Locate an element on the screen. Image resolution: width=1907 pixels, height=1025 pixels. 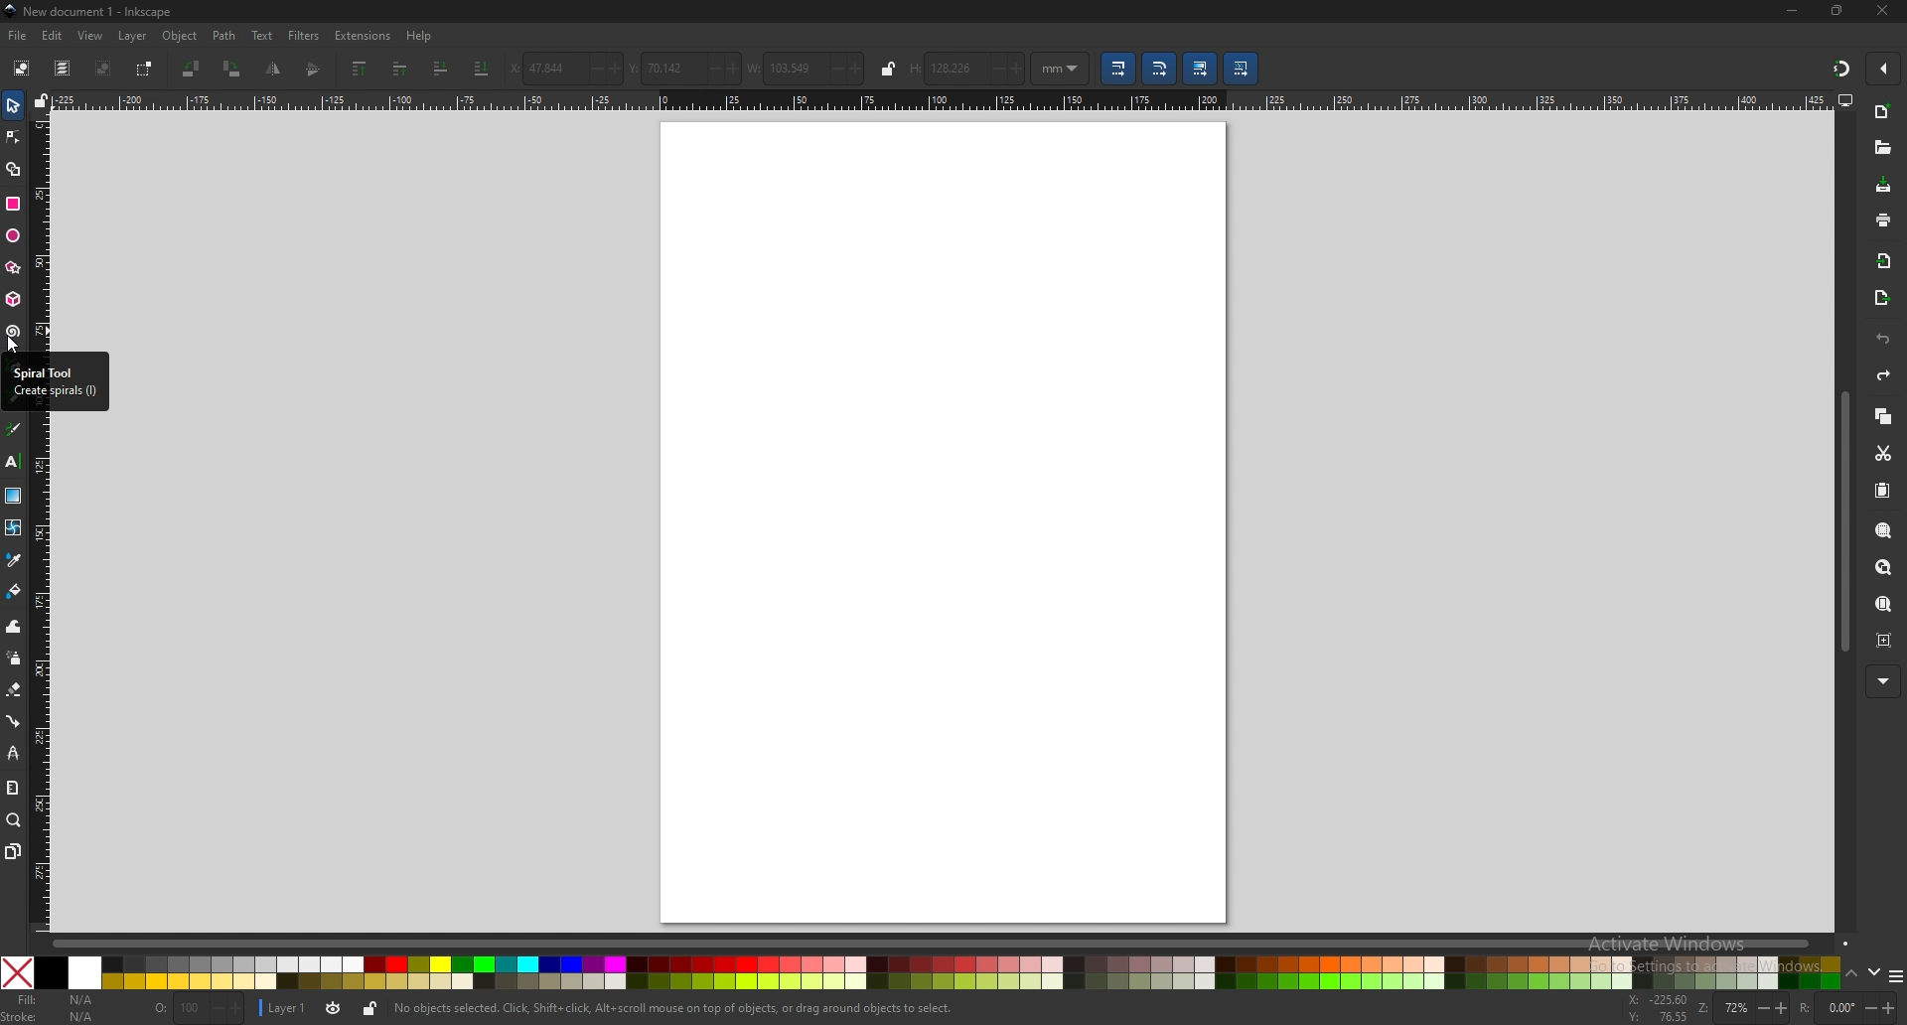
Z: 72% is located at coordinates (1743, 1009).